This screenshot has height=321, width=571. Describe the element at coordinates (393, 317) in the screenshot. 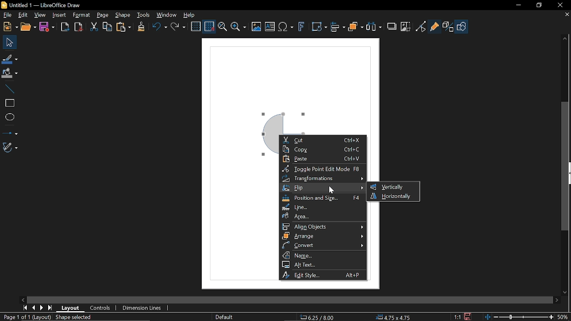

I see `4.75x4.75 (Object Size)` at that location.